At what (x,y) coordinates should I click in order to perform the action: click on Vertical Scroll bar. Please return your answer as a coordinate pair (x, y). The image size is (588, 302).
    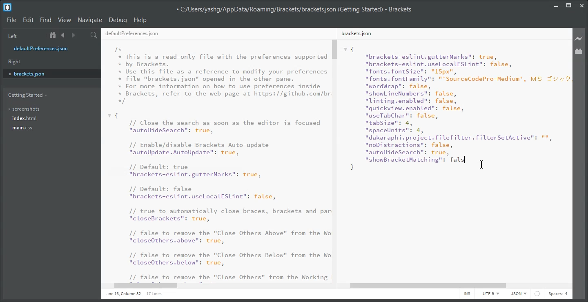
    Looking at the image, I should click on (336, 160).